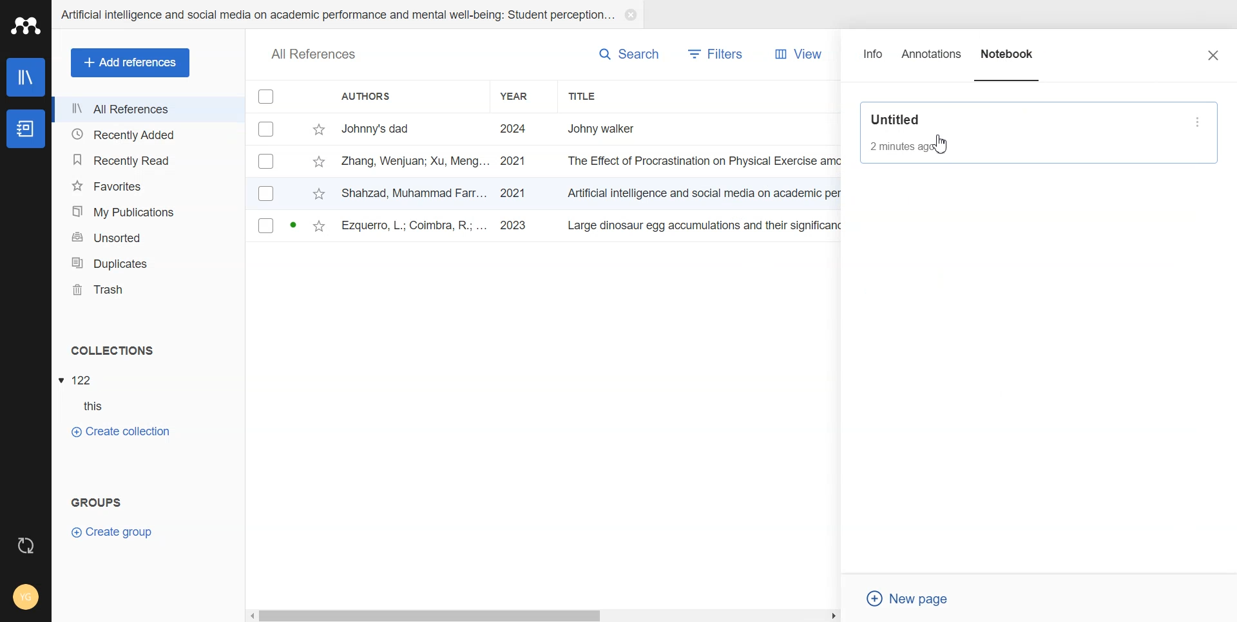  Describe the element at coordinates (120, 431) in the screenshot. I see `Create Collection` at that location.